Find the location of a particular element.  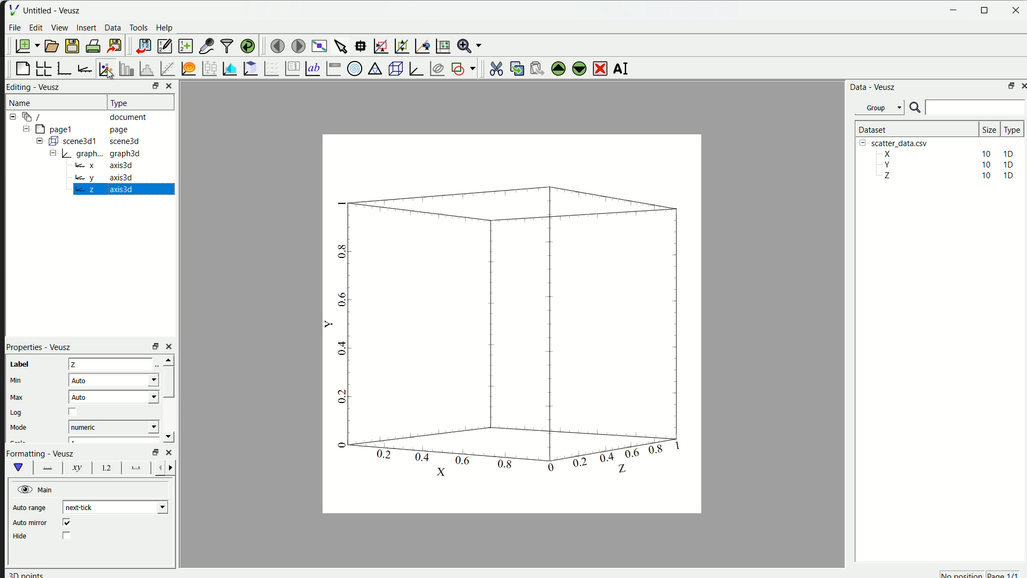

plot function is located at coordinates (187, 69).